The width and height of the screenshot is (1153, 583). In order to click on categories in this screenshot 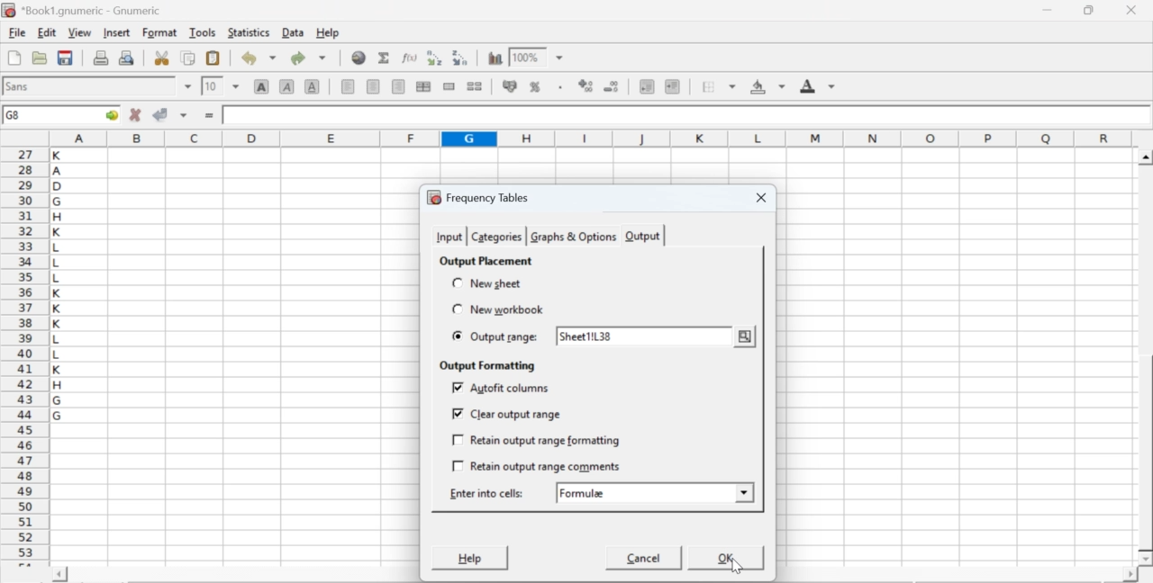, I will do `click(495, 237)`.